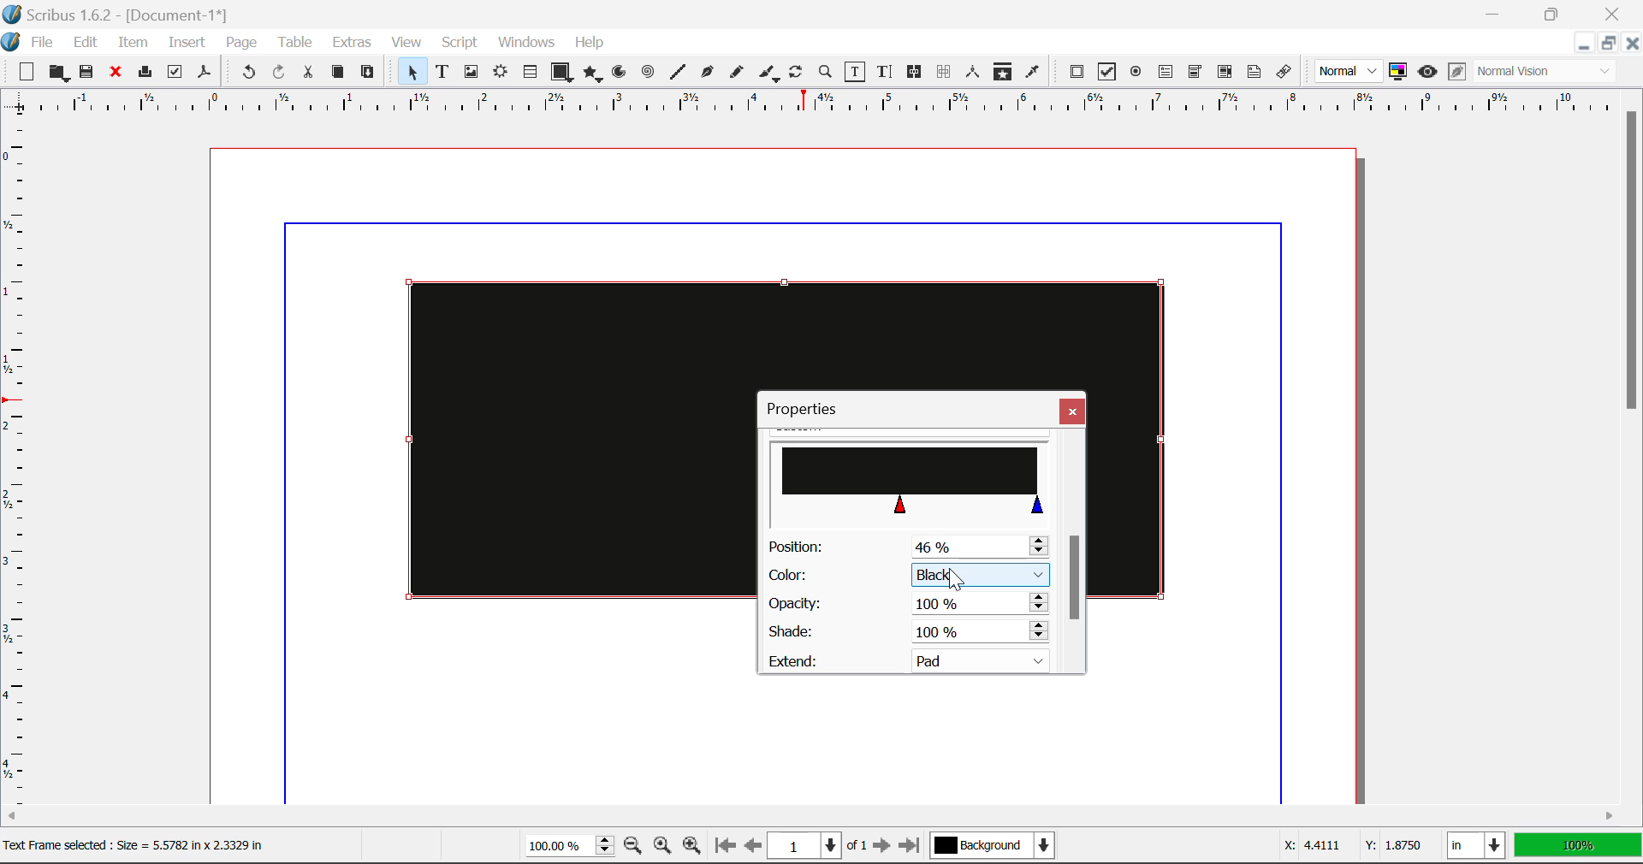  I want to click on Tables, so click(530, 74).